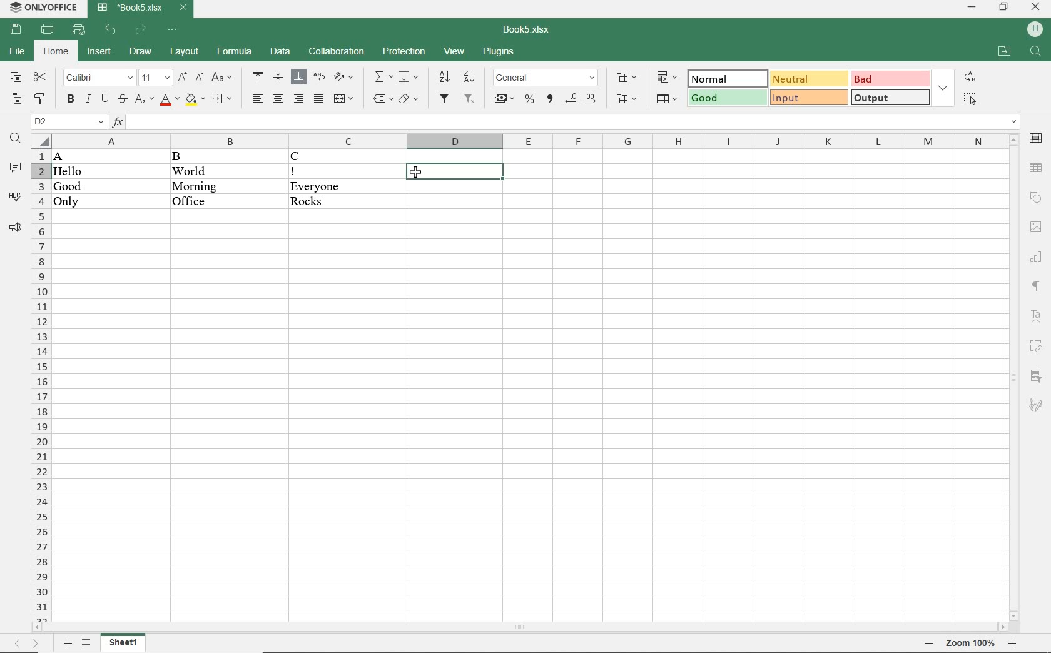 The image size is (1051, 653). I want to click on good, so click(727, 98).